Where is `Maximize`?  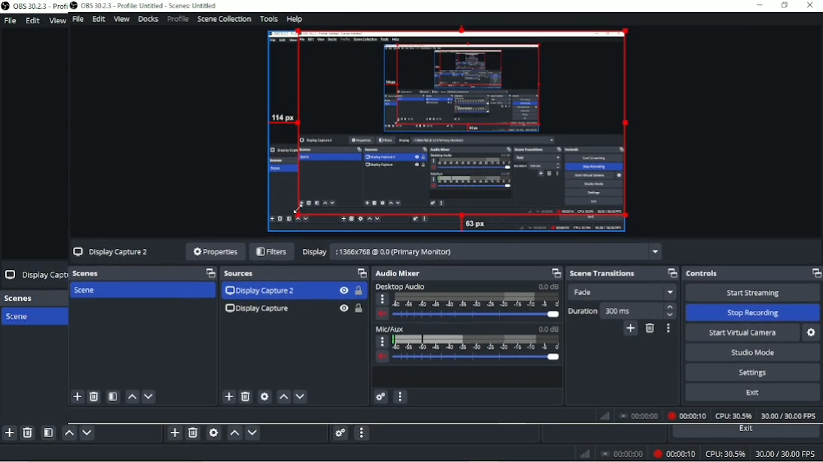
Maximize is located at coordinates (210, 273).